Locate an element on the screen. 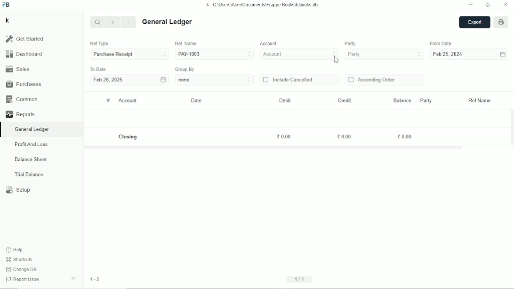 This screenshot has height=289, width=514. Help is located at coordinates (16, 250).